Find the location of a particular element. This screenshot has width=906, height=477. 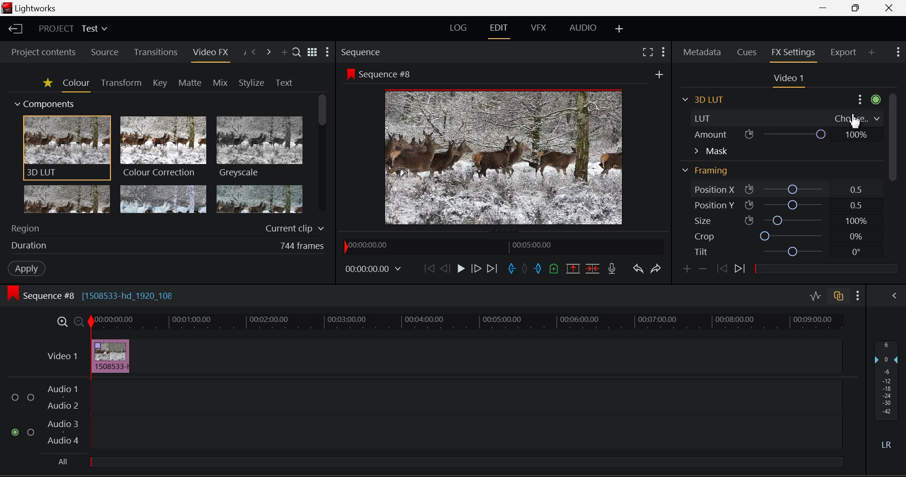

Audio 2 is located at coordinates (64, 406).